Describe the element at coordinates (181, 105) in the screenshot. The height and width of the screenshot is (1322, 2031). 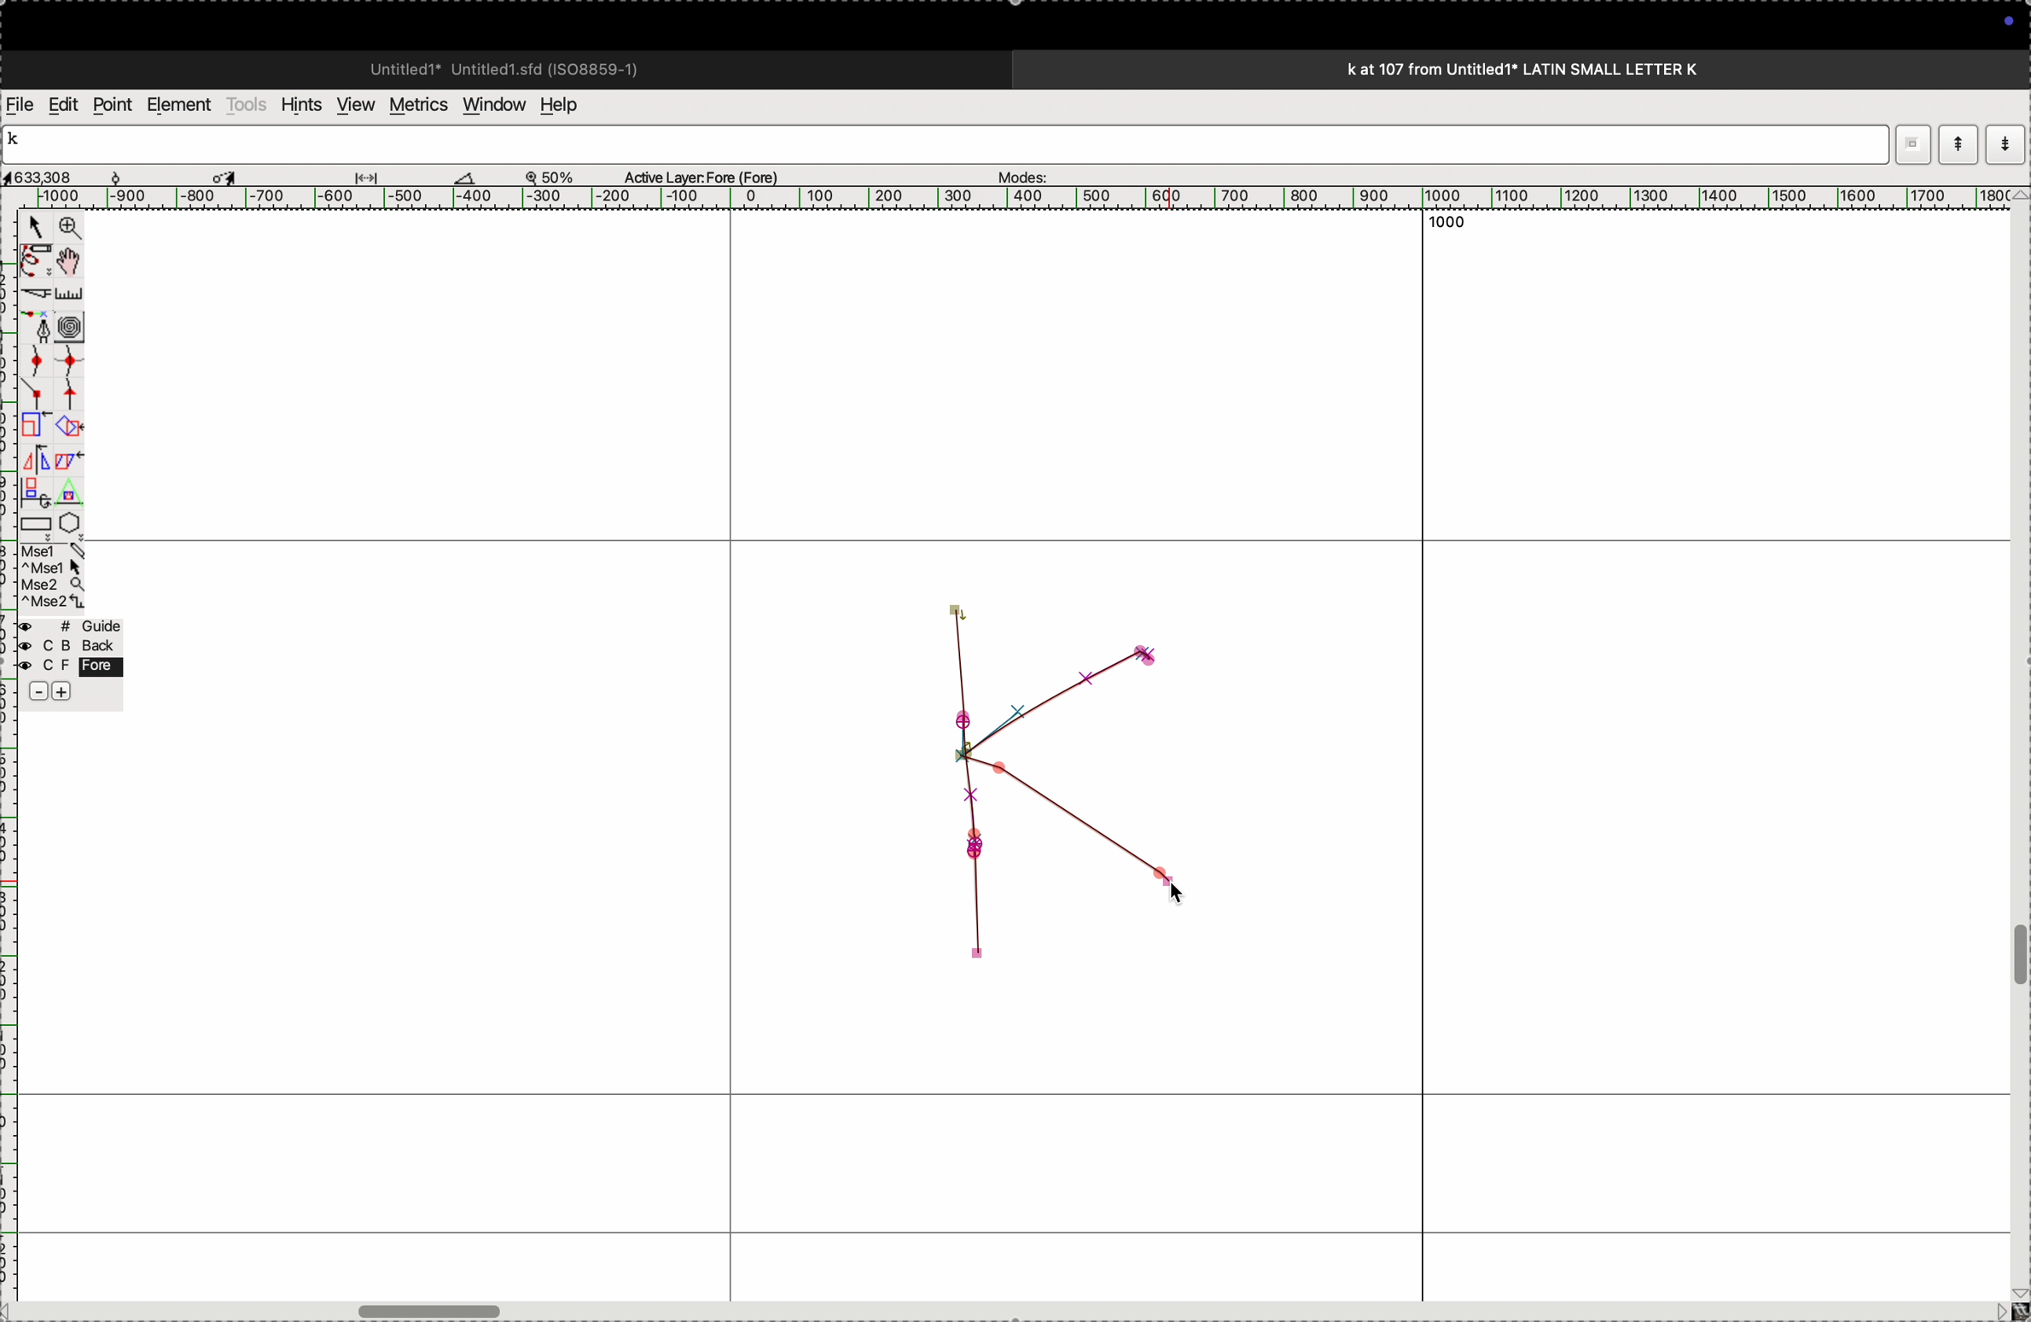
I see `element` at that location.